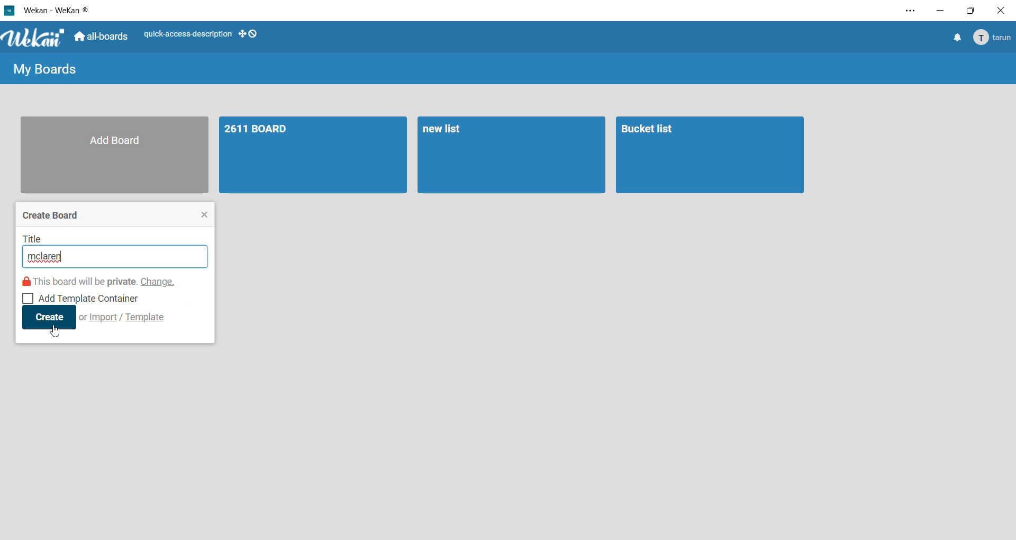 Image resolution: width=1016 pixels, height=540 pixels. What do you see at coordinates (103, 37) in the screenshot?
I see `all boards` at bounding box center [103, 37].